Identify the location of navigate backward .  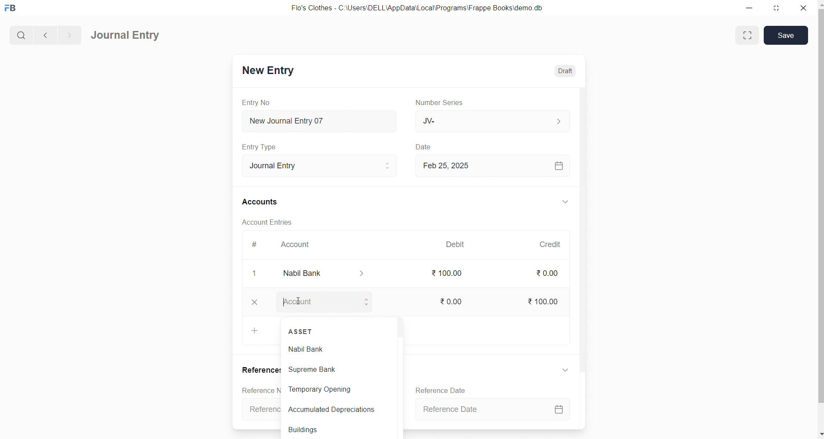
(44, 34).